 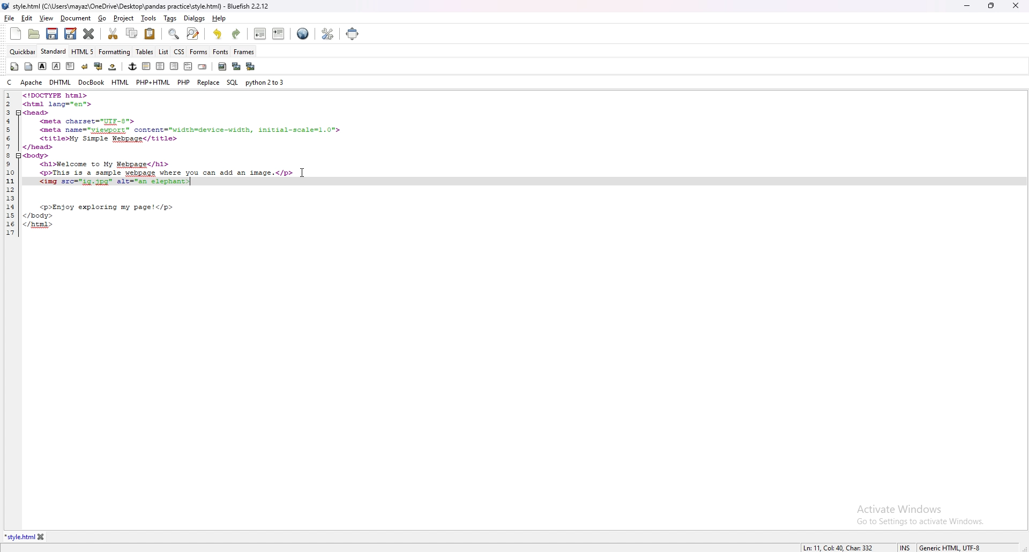 What do you see at coordinates (147, 66) in the screenshot?
I see `left justify` at bounding box center [147, 66].